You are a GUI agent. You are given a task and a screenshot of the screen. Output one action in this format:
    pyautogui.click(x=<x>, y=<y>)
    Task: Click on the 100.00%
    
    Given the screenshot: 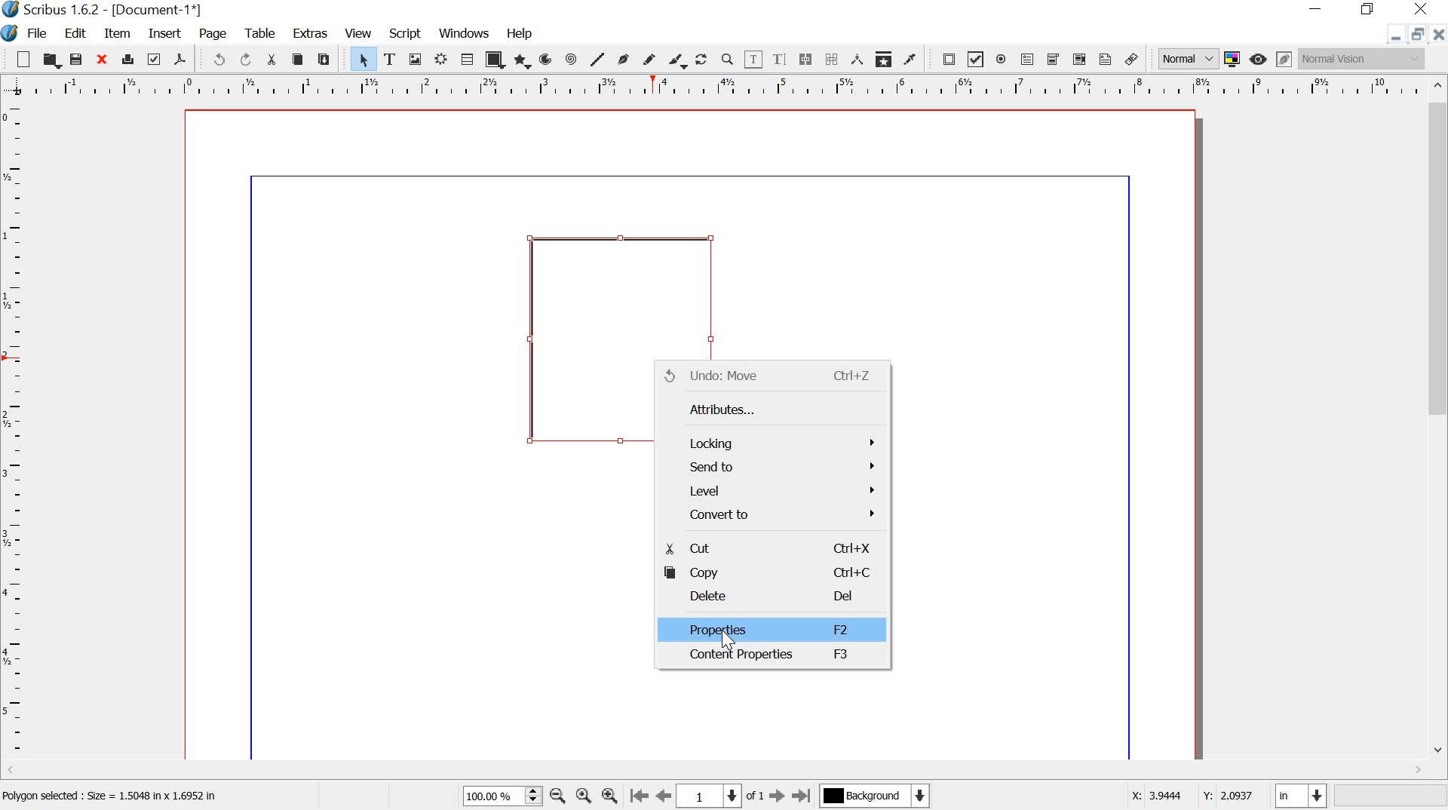 What is the action you would take?
    pyautogui.click(x=489, y=796)
    